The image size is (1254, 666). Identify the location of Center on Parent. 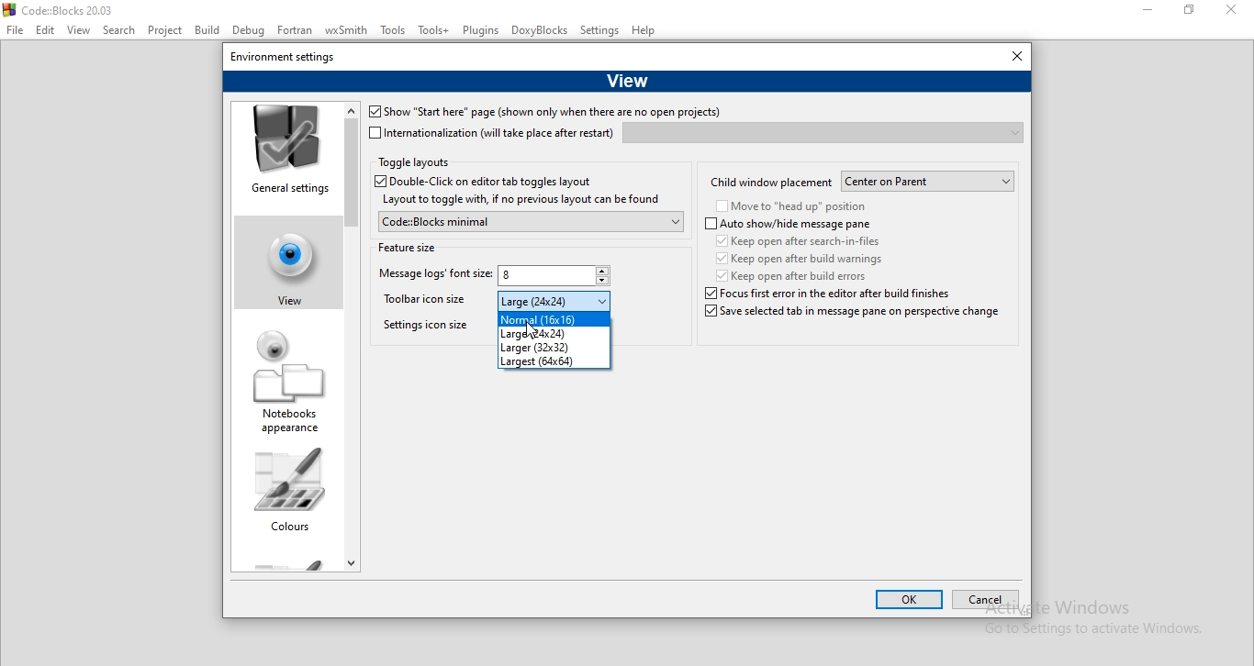
(929, 182).